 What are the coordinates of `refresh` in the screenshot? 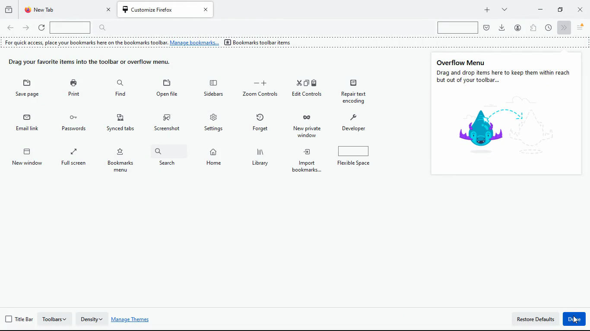 It's located at (41, 28).